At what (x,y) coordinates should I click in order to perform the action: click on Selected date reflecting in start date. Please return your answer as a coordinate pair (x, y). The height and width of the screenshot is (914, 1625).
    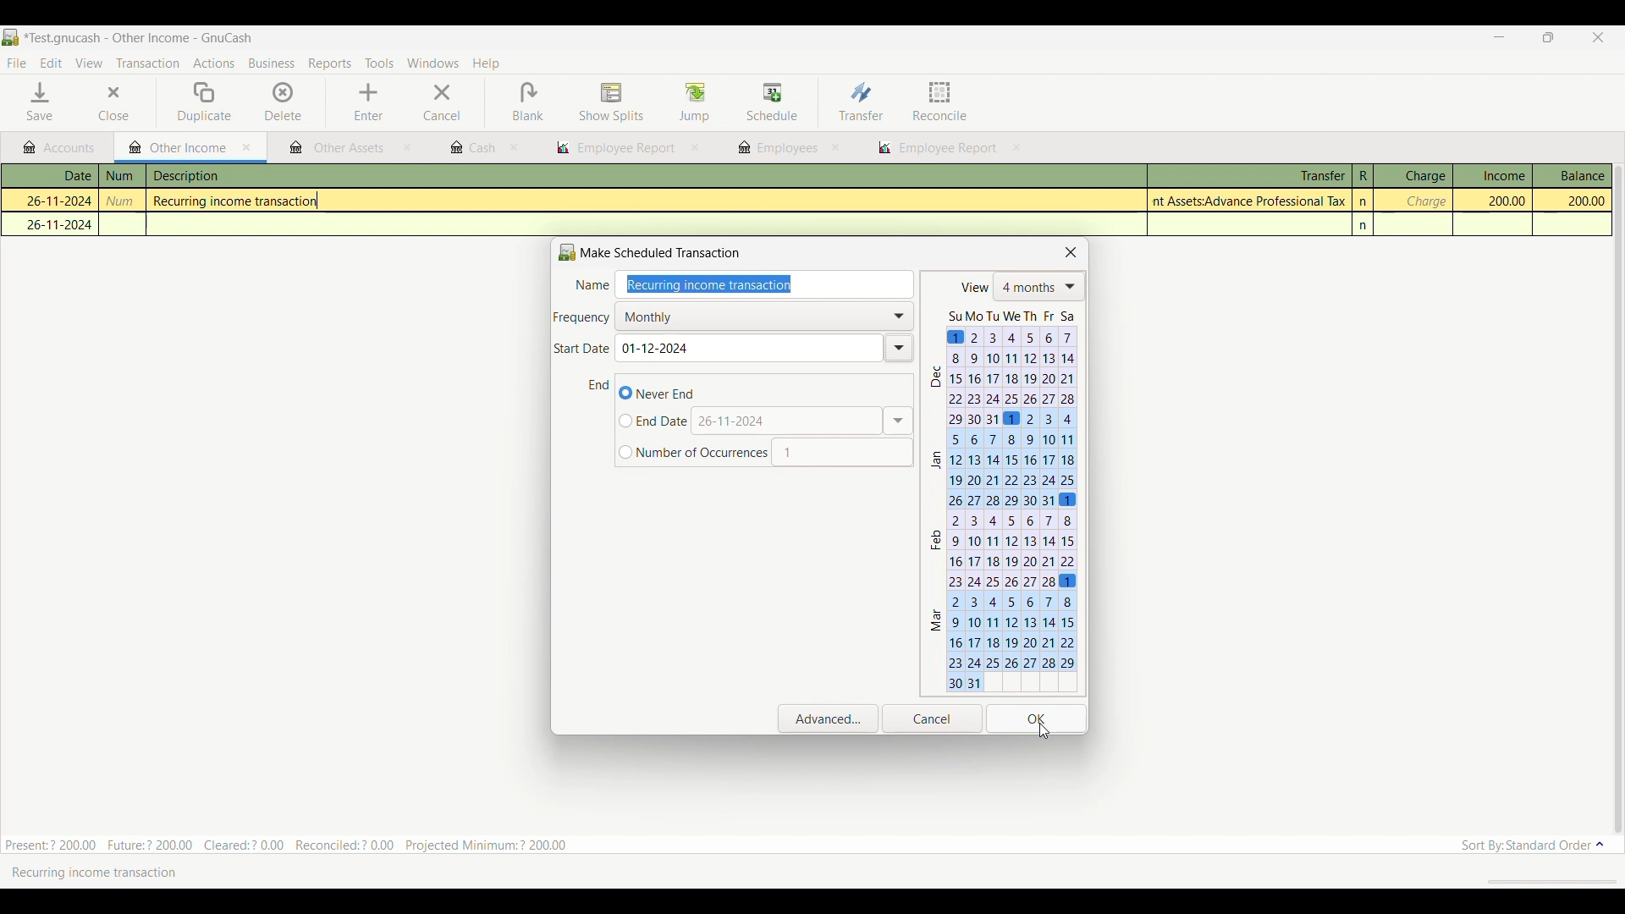
    Looking at the image, I should click on (656, 348).